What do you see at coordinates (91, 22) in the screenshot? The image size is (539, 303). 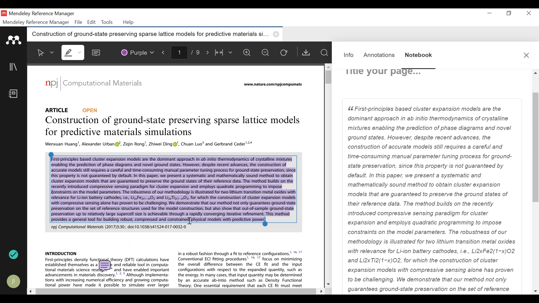 I see `Edit` at bounding box center [91, 22].